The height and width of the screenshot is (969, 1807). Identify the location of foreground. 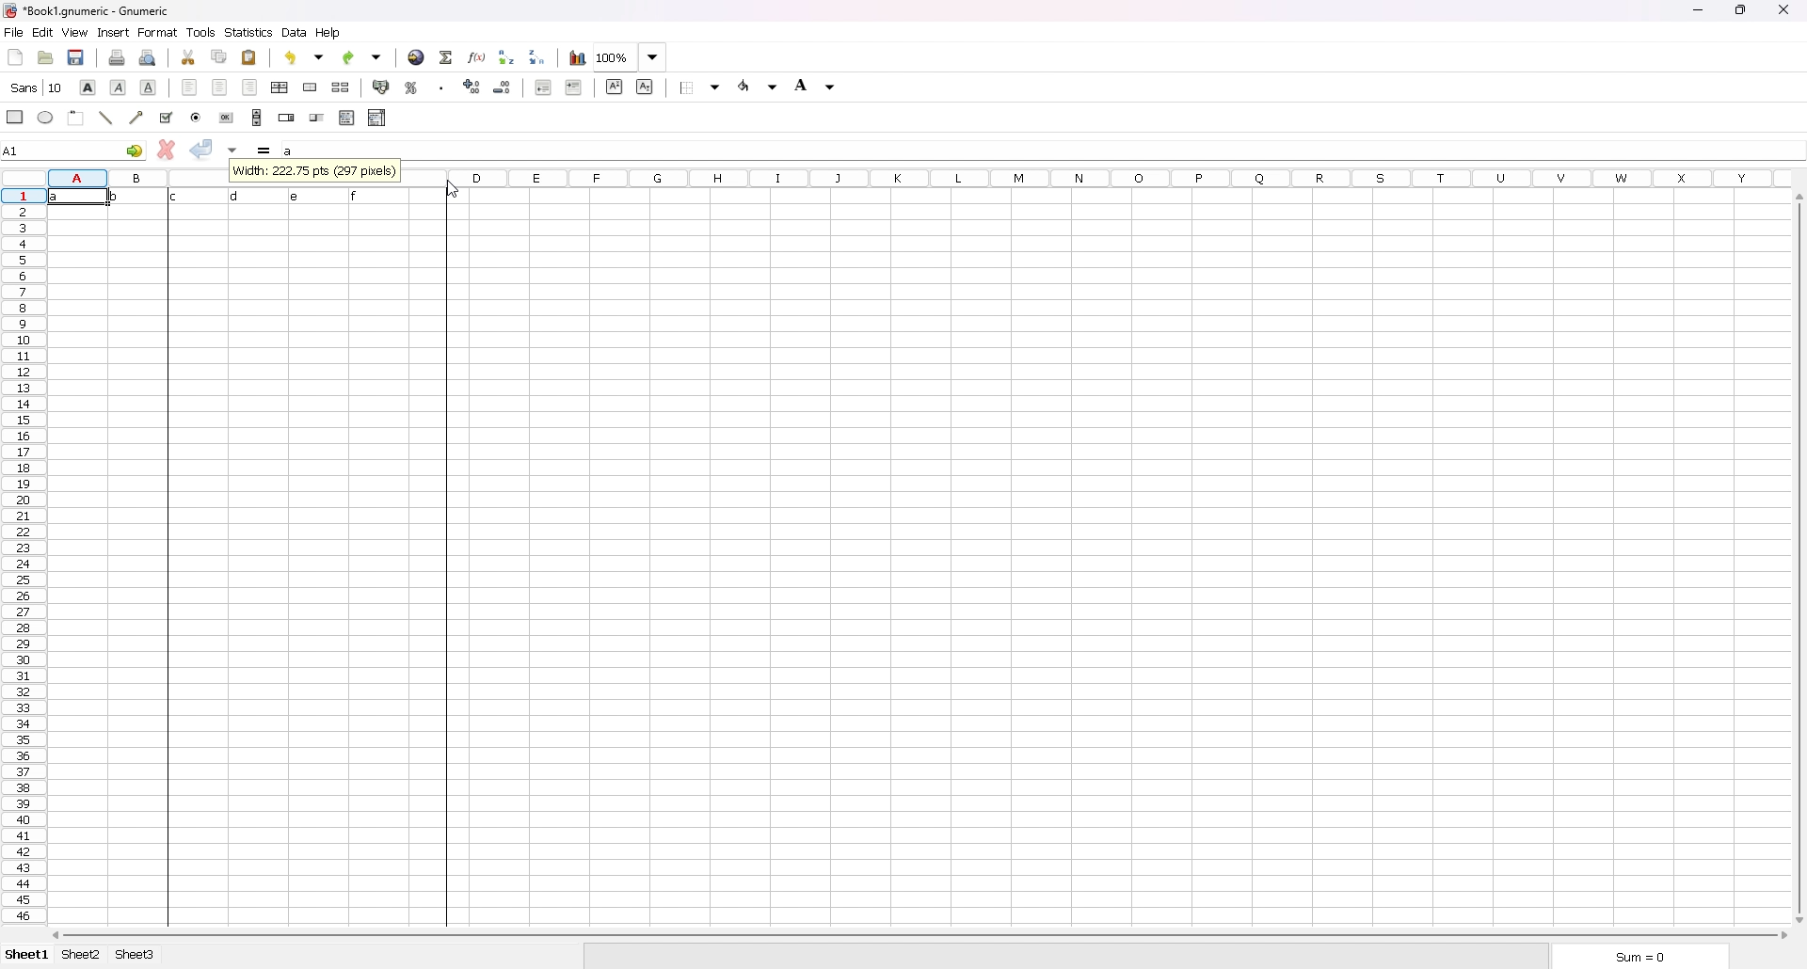
(761, 84).